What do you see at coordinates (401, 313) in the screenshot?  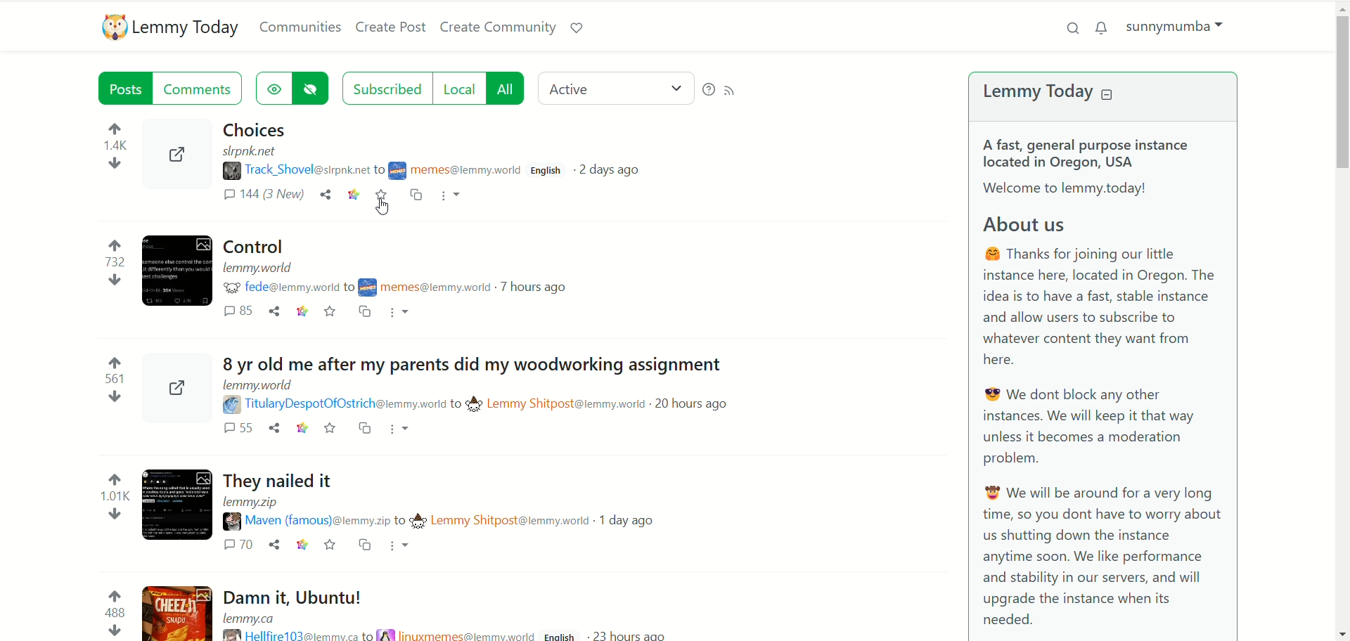 I see `More` at bounding box center [401, 313].